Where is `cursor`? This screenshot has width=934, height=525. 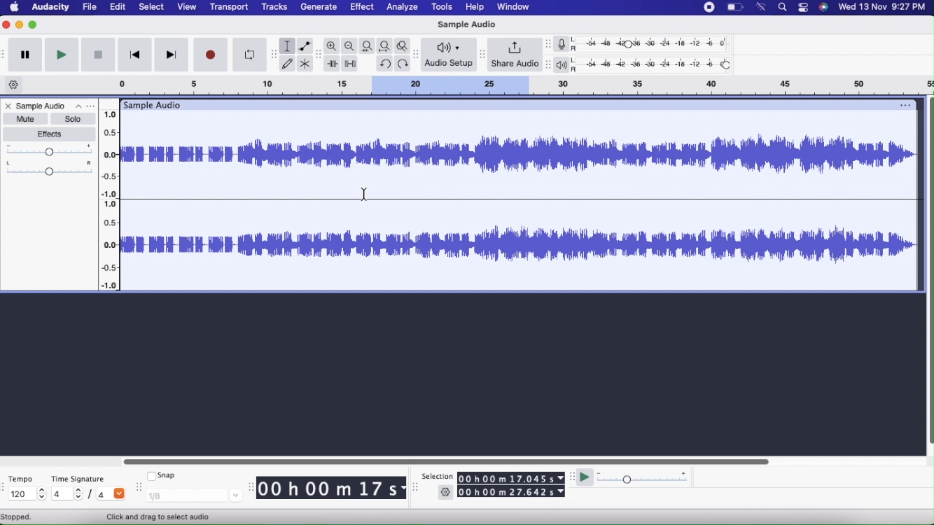
cursor is located at coordinates (363, 194).